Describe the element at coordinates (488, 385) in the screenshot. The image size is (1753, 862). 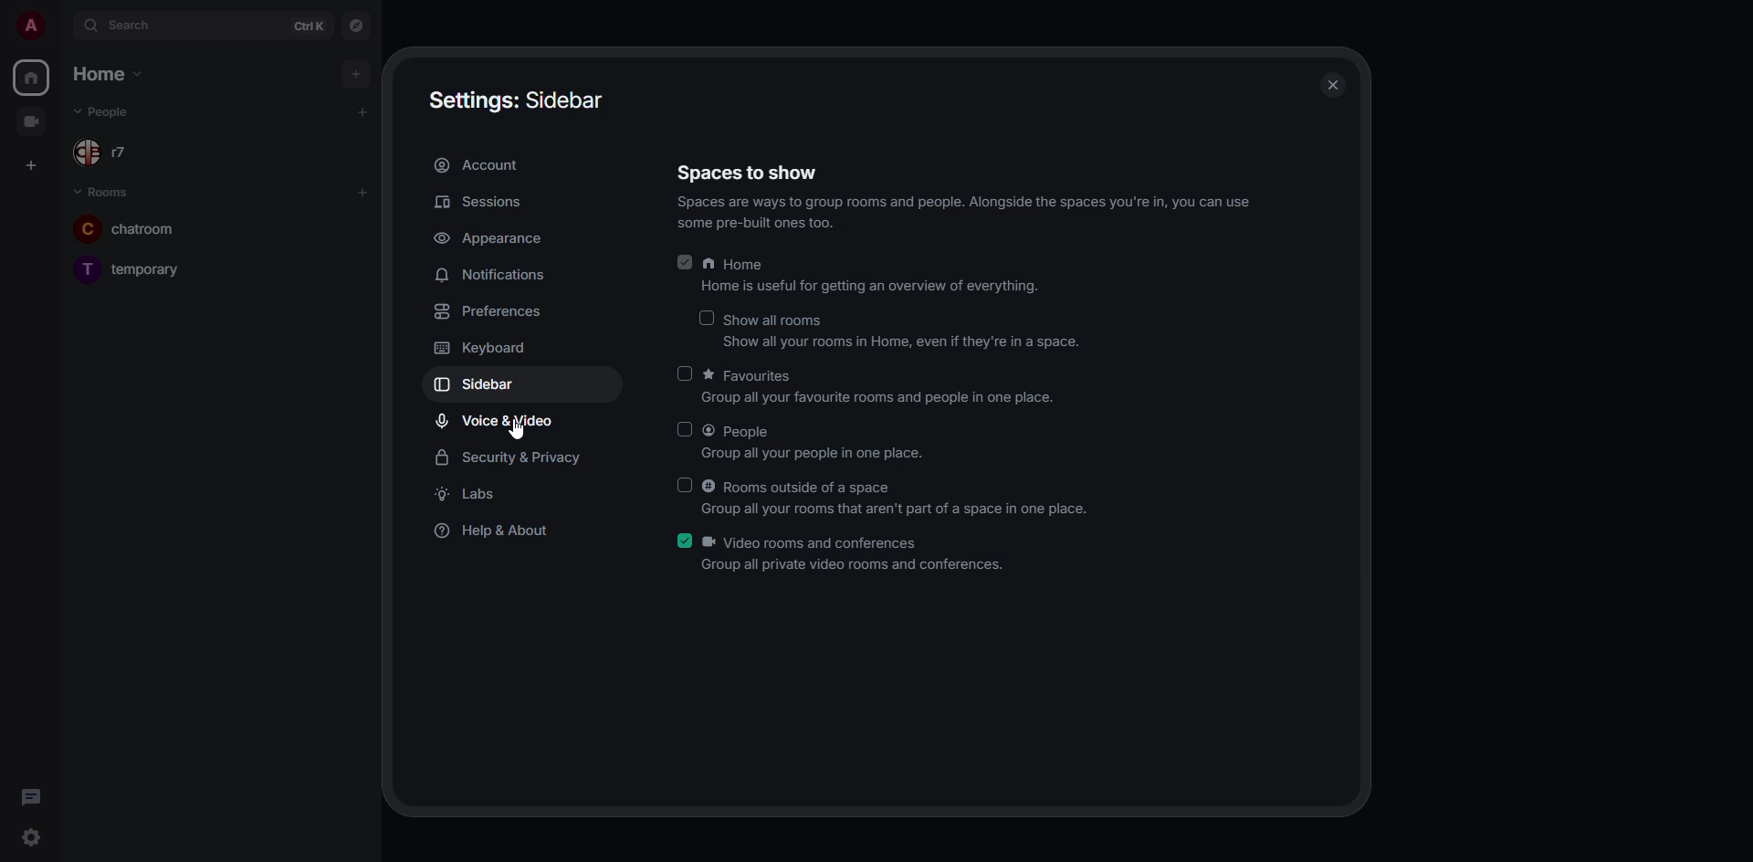
I see `sidebar` at that location.